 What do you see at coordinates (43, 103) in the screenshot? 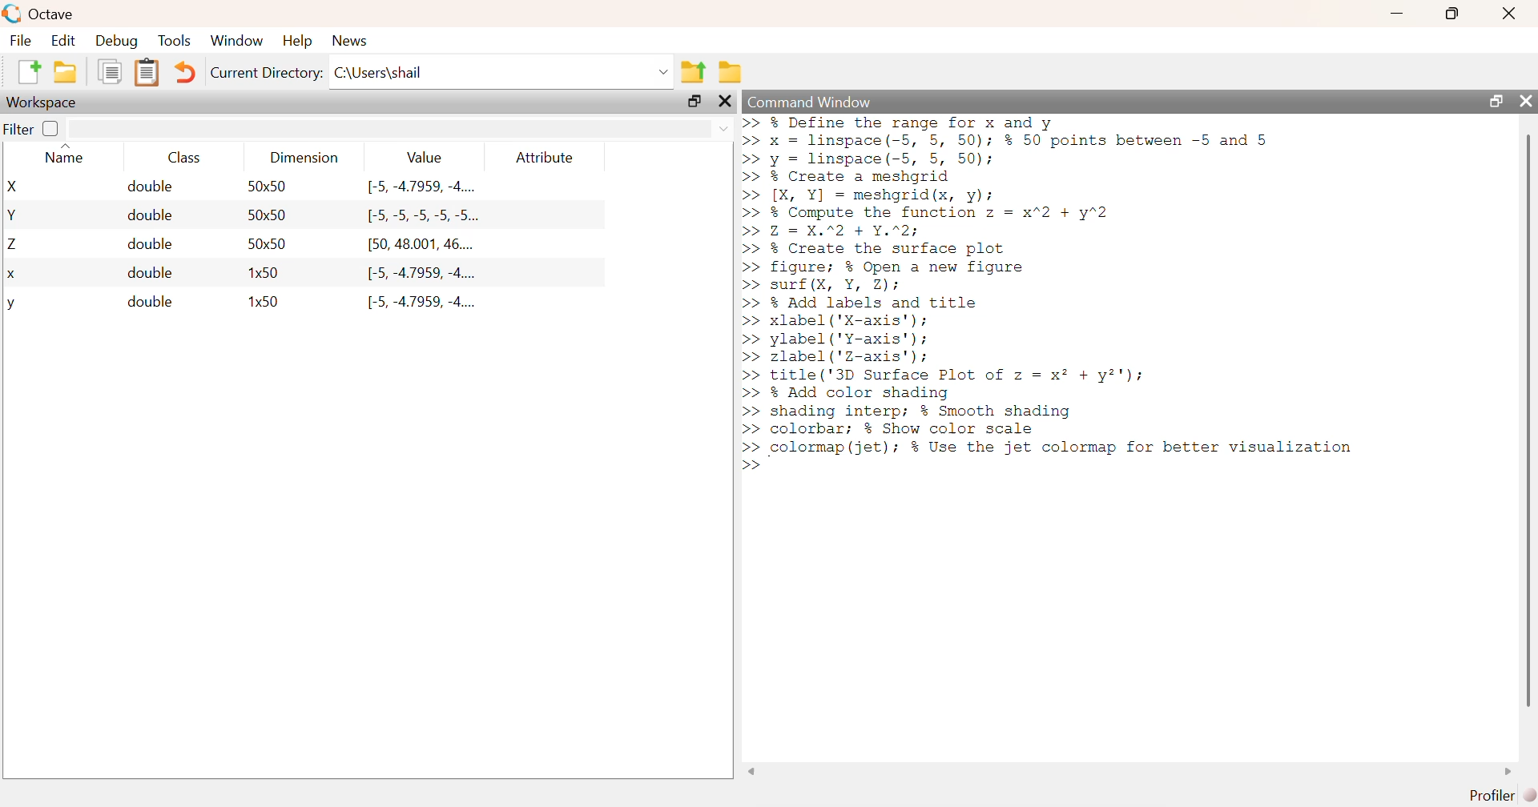
I see `Workspace` at bounding box center [43, 103].